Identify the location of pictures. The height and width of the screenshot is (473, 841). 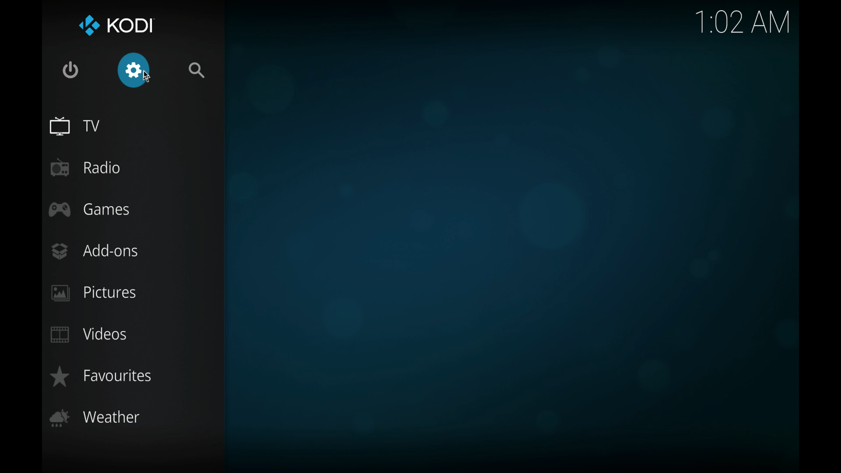
(93, 293).